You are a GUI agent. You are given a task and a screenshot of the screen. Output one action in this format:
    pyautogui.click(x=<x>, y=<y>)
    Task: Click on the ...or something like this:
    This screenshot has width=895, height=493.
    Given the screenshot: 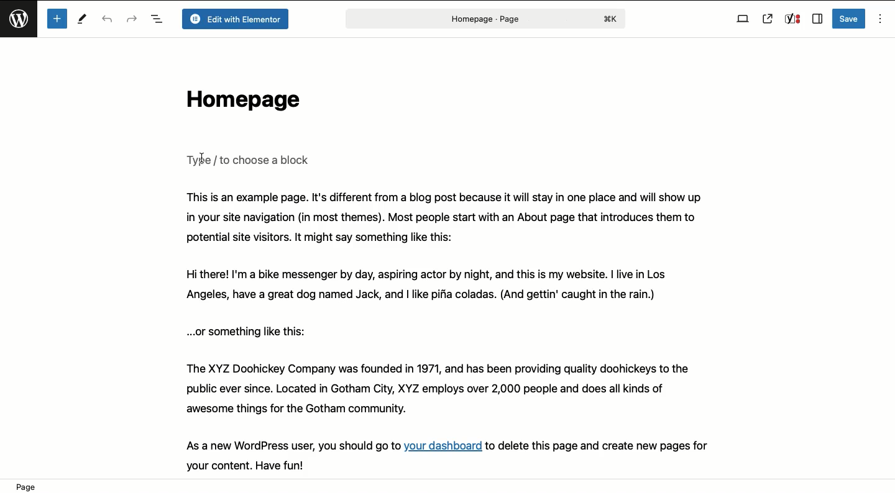 What is the action you would take?
    pyautogui.click(x=251, y=331)
    